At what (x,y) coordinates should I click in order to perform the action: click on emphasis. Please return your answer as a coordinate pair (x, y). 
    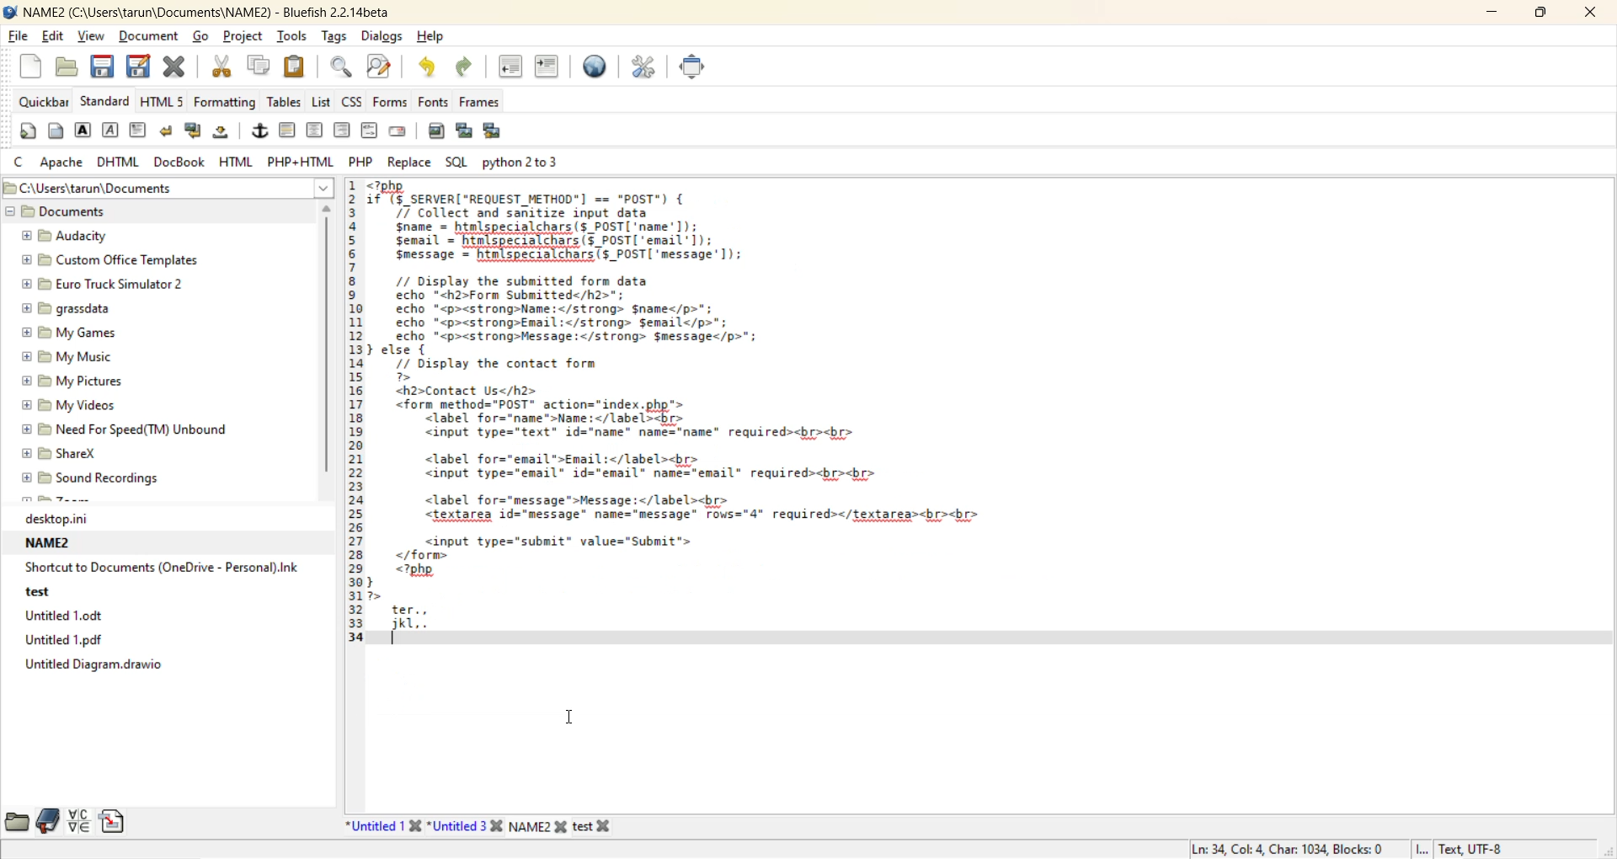
    Looking at the image, I should click on (112, 132).